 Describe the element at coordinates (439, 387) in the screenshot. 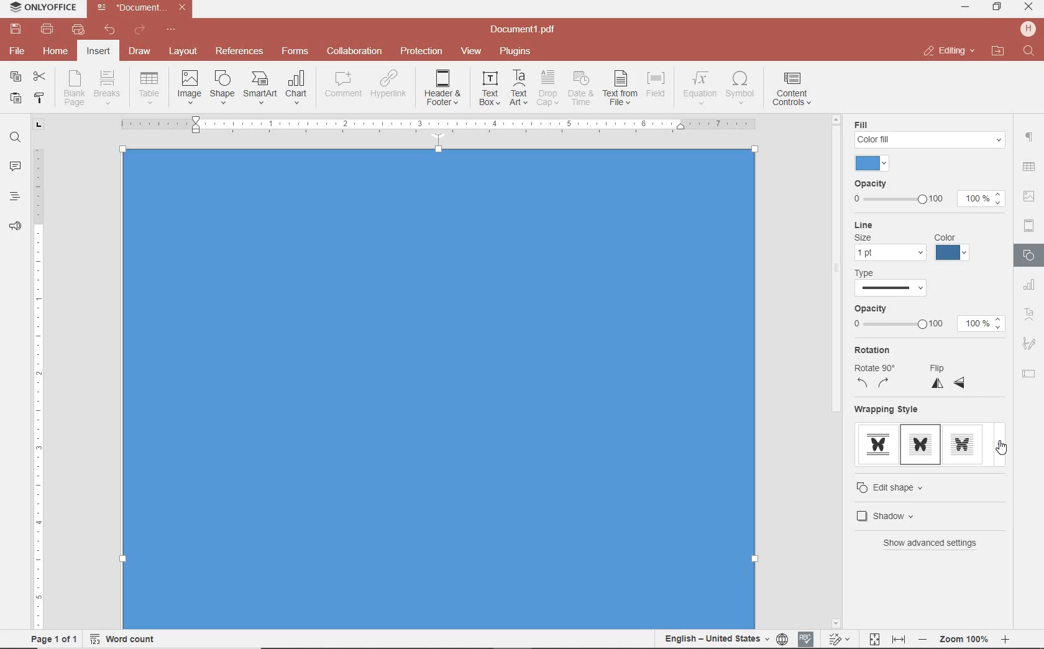

I see `` at that location.